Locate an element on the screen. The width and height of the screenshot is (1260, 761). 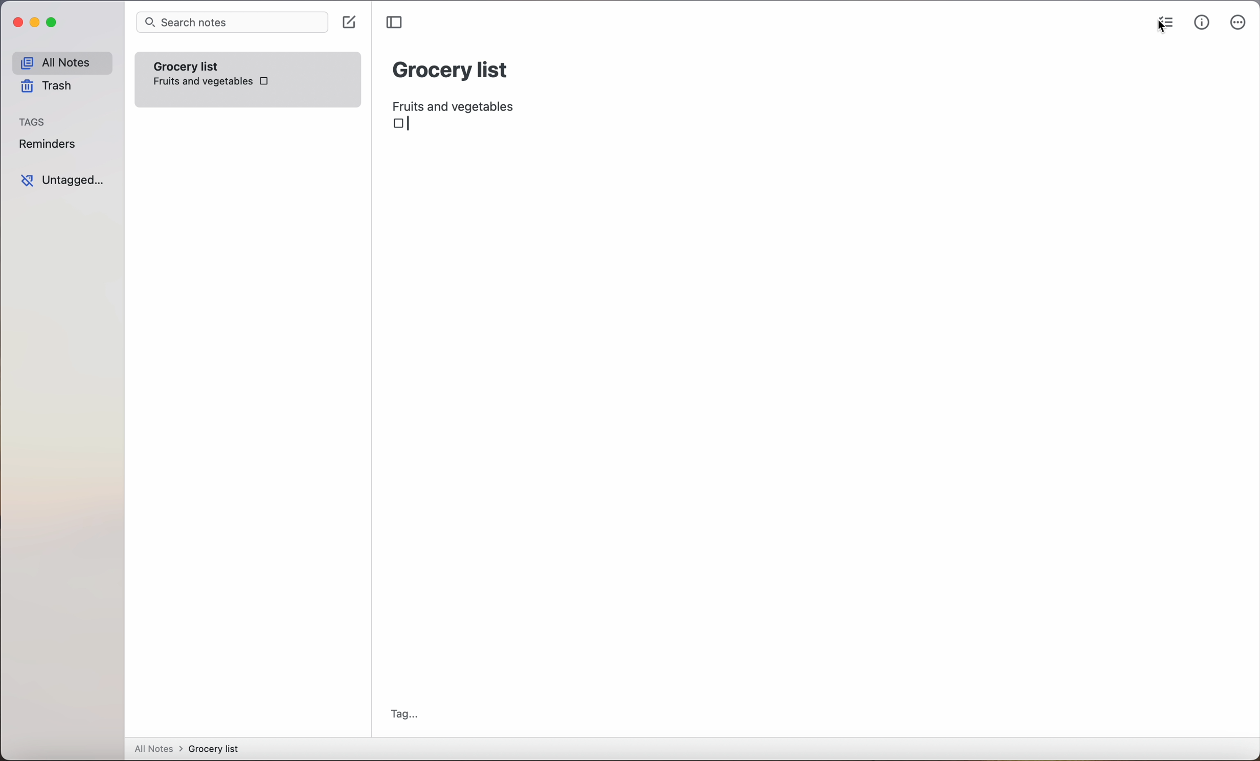
maximize Simplenote is located at coordinates (54, 24).